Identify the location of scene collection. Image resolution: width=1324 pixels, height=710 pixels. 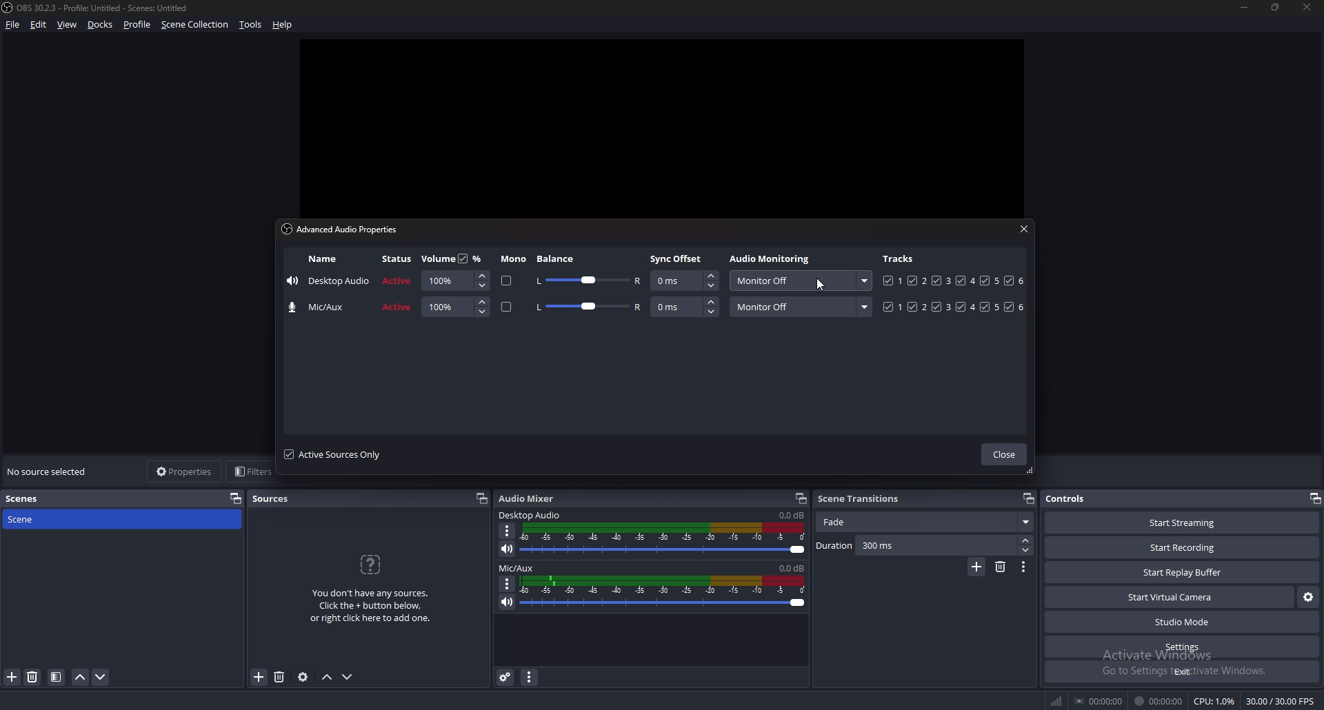
(194, 25).